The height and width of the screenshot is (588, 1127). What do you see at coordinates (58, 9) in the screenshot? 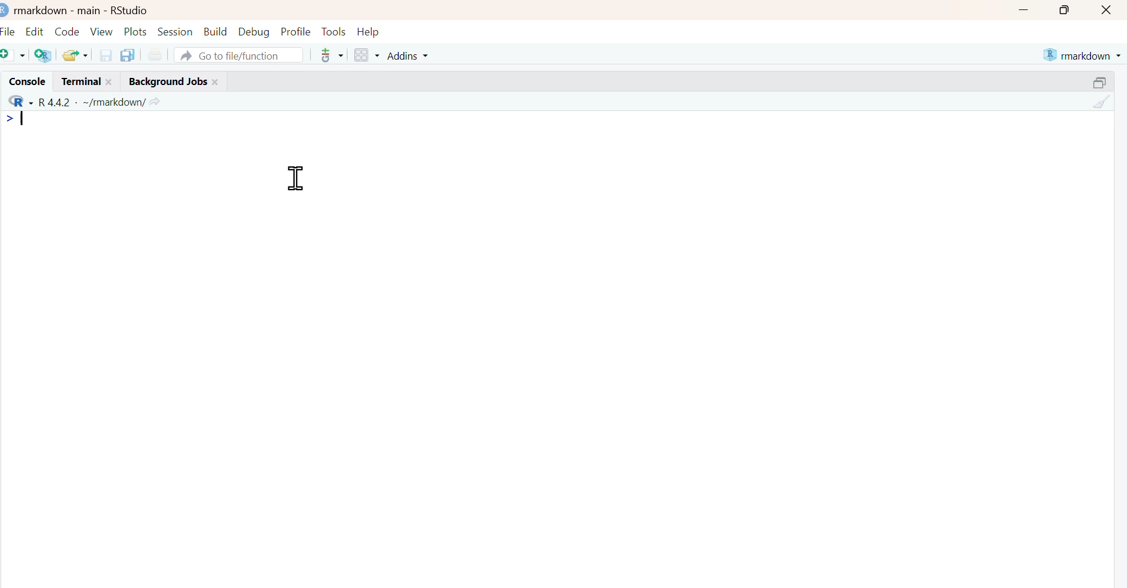
I see `markdown - main -` at bounding box center [58, 9].